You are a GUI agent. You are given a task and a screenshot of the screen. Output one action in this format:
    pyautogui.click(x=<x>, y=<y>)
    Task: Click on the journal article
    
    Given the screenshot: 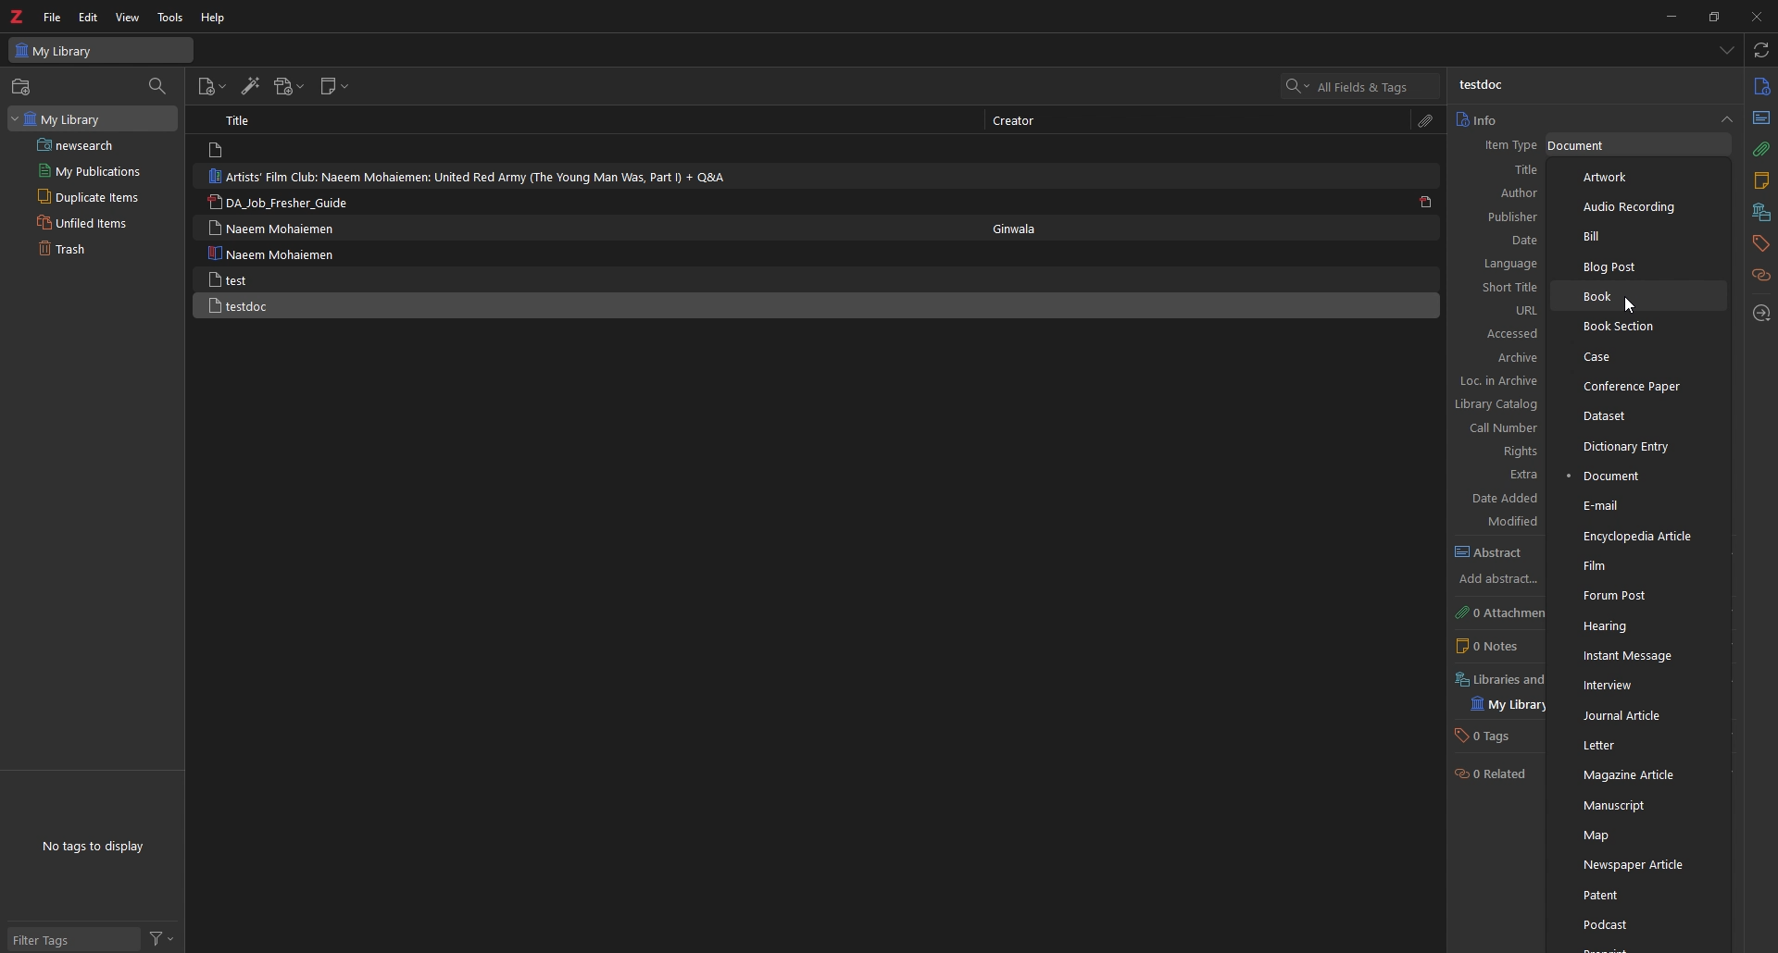 What is the action you would take?
    pyautogui.click(x=1645, y=717)
    